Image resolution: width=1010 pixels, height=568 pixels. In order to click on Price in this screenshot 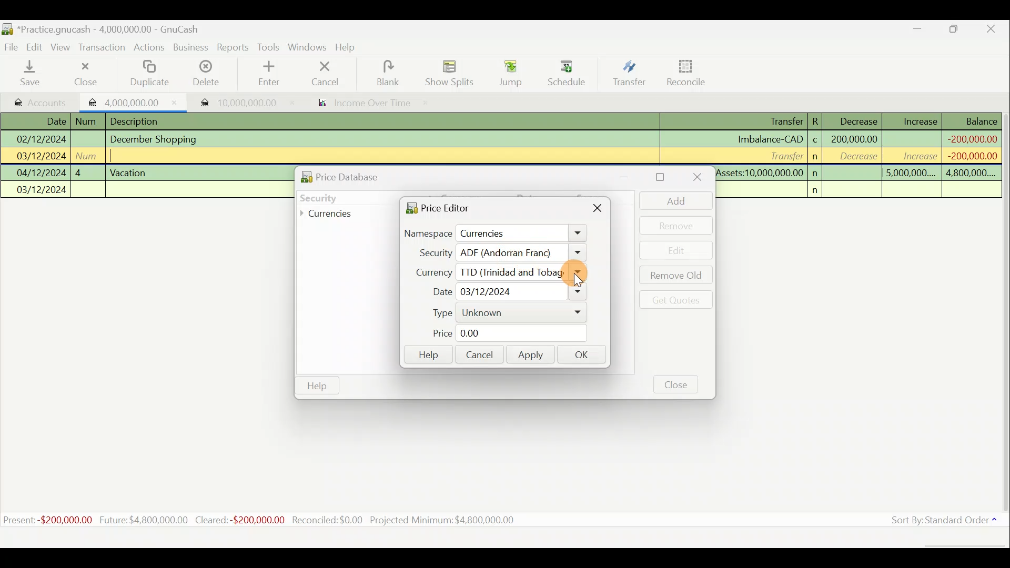, I will do `click(502, 333)`.